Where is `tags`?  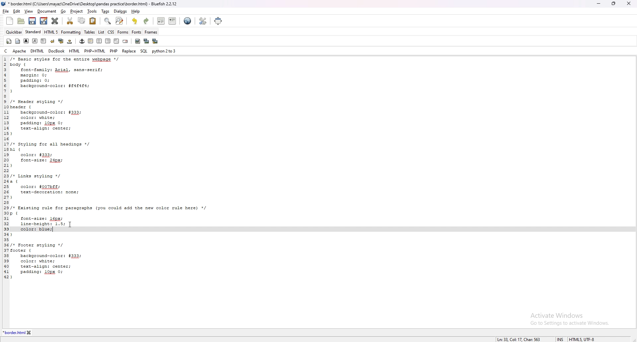
tags is located at coordinates (105, 11).